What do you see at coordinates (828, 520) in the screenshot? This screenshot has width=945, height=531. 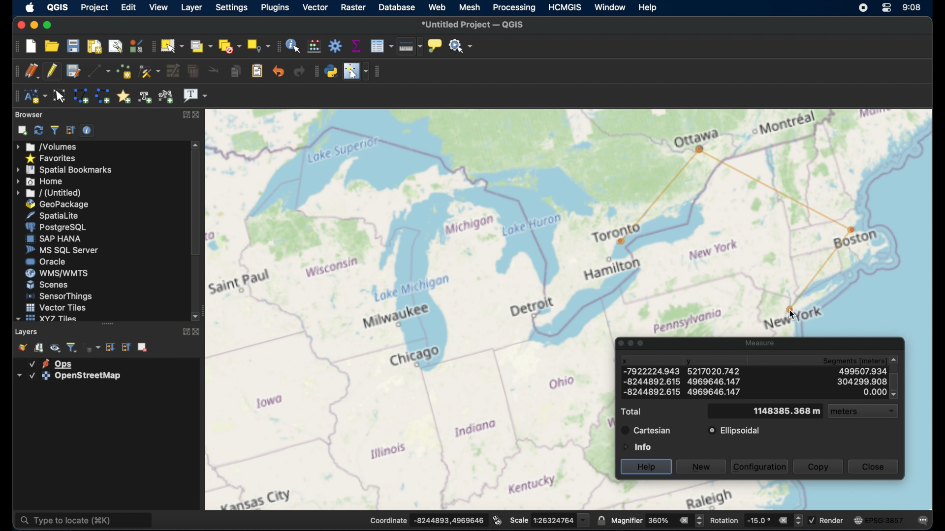 I see `render` at bounding box center [828, 520].